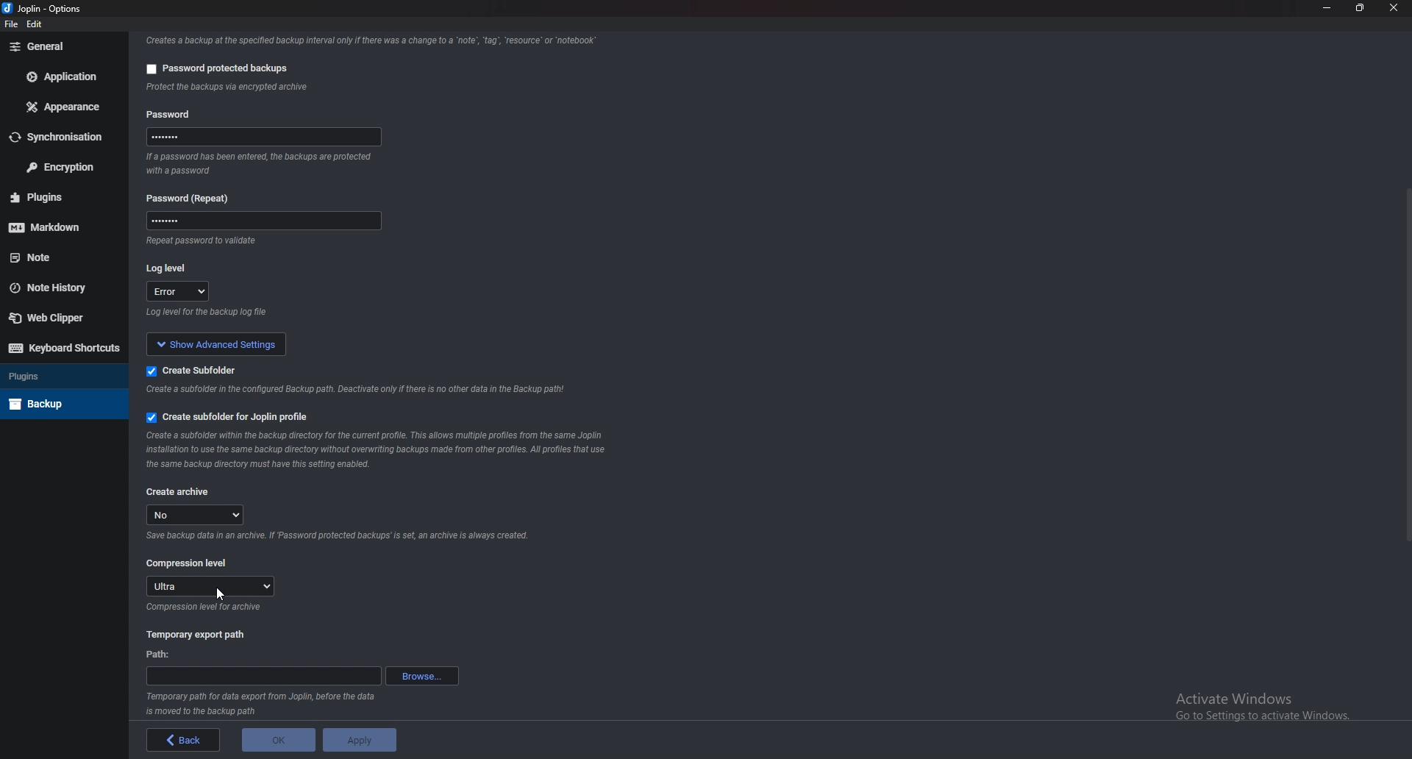 This screenshot has width=1412, height=759. I want to click on show advanced setting, so click(227, 343).